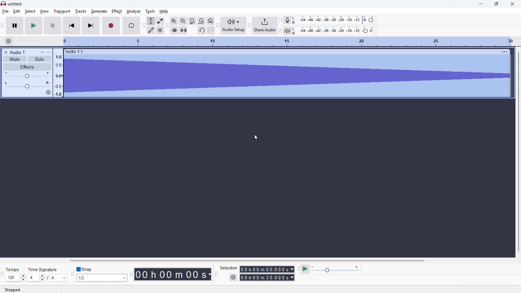 The image size is (521, 293). Describe the element at coordinates (102, 278) in the screenshot. I see `Set snapping ` at that location.